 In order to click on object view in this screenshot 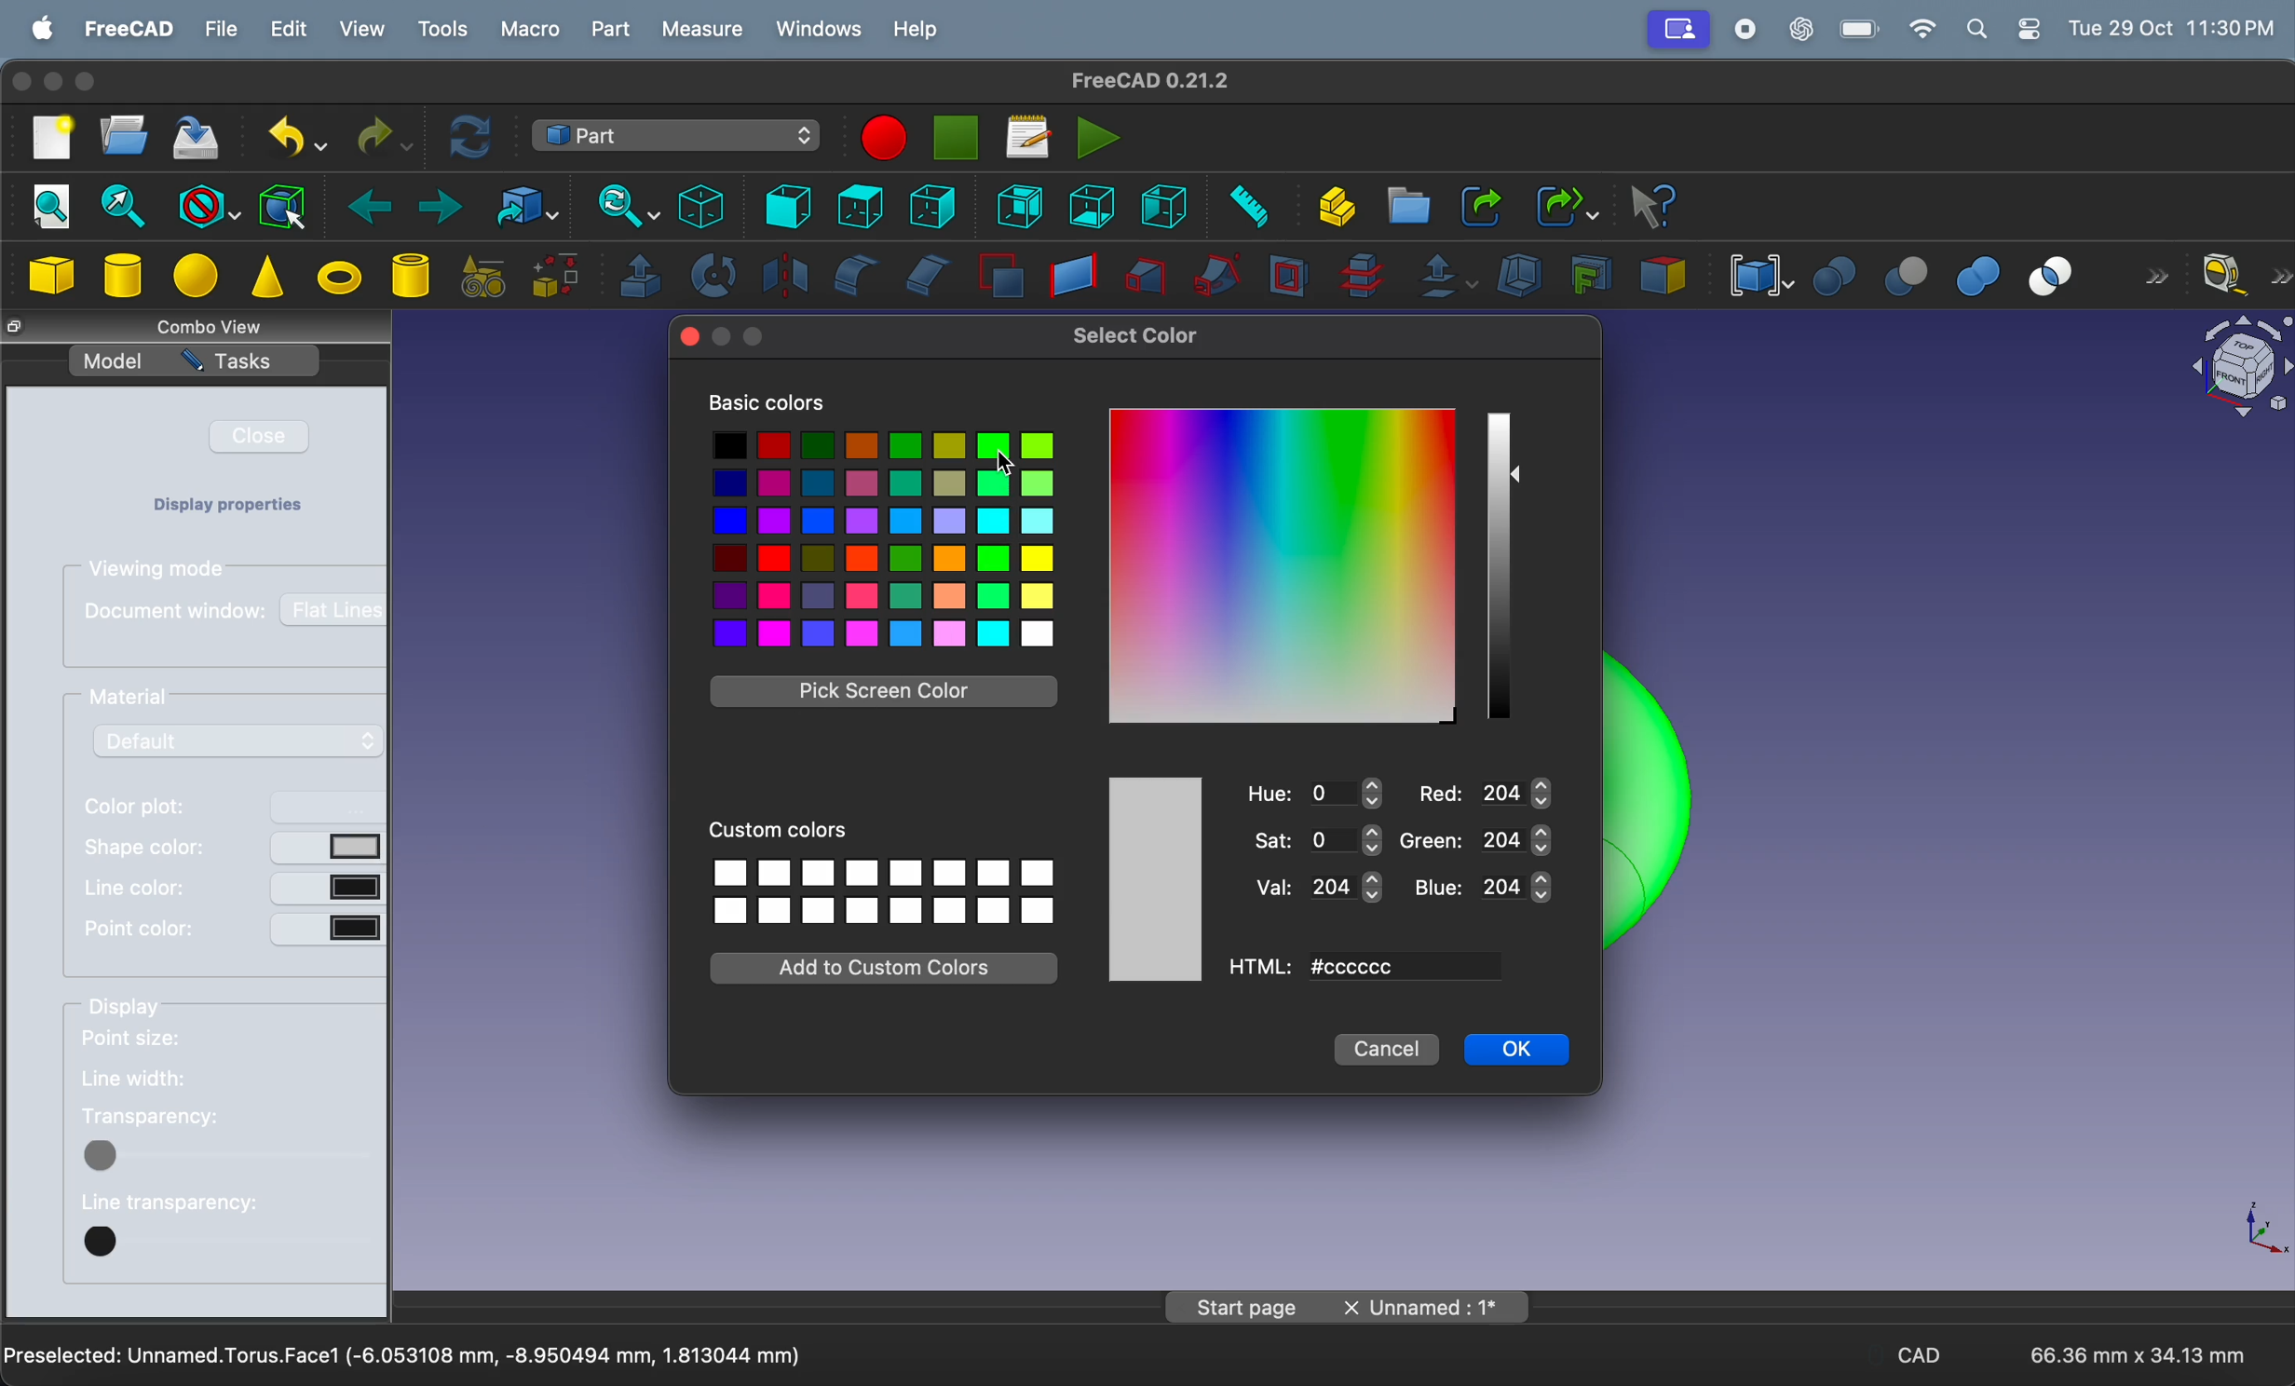, I will do `click(2239, 369)`.